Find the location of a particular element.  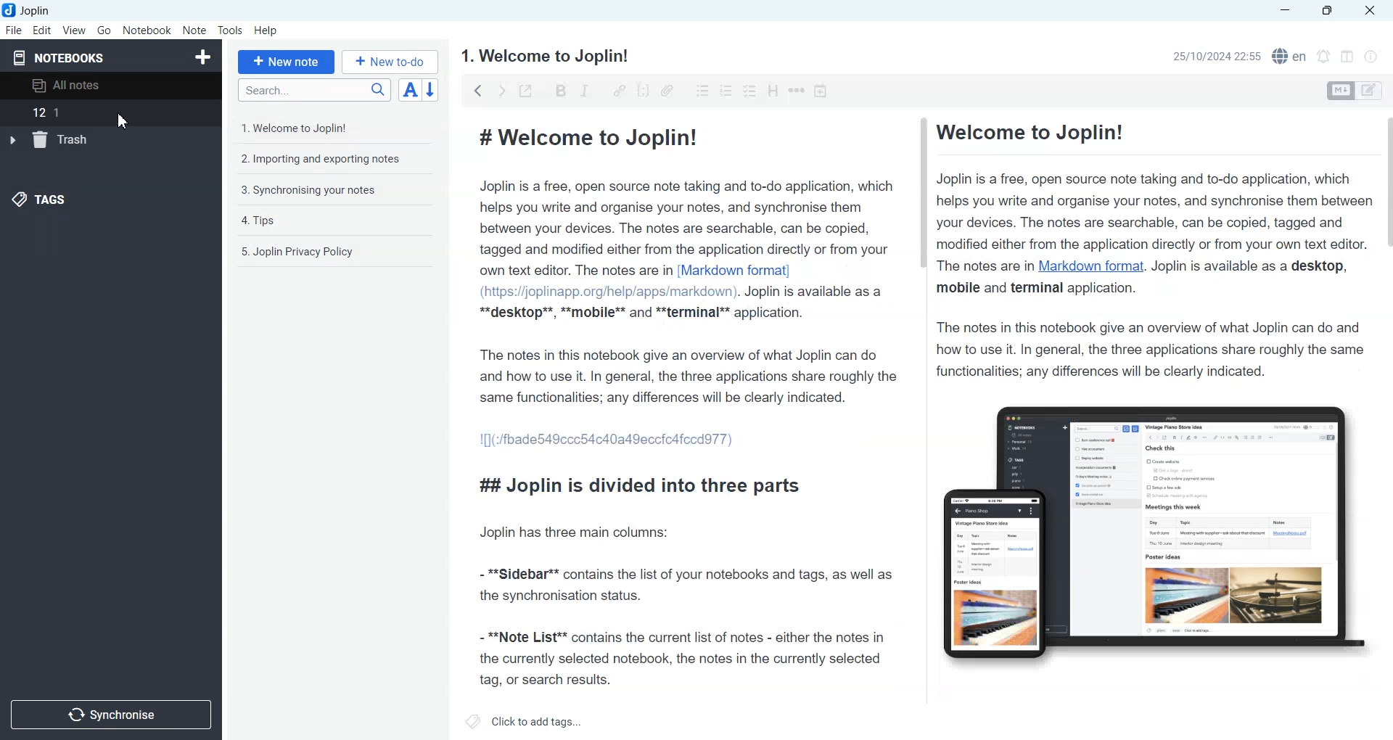

Note is located at coordinates (194, 30).